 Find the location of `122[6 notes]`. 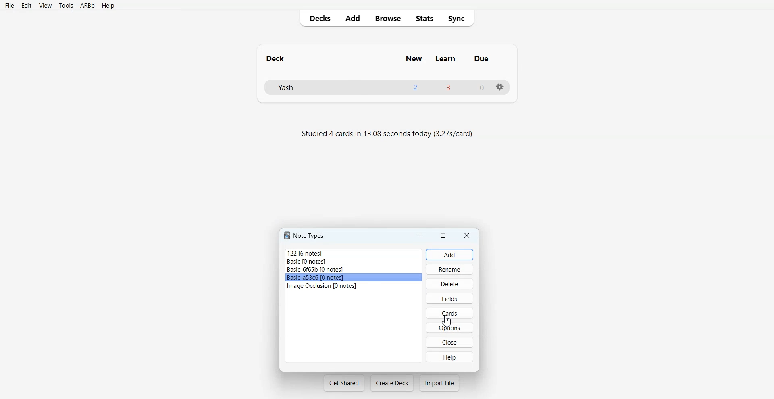

122[6 notes] is located at coordinates (353, 252).